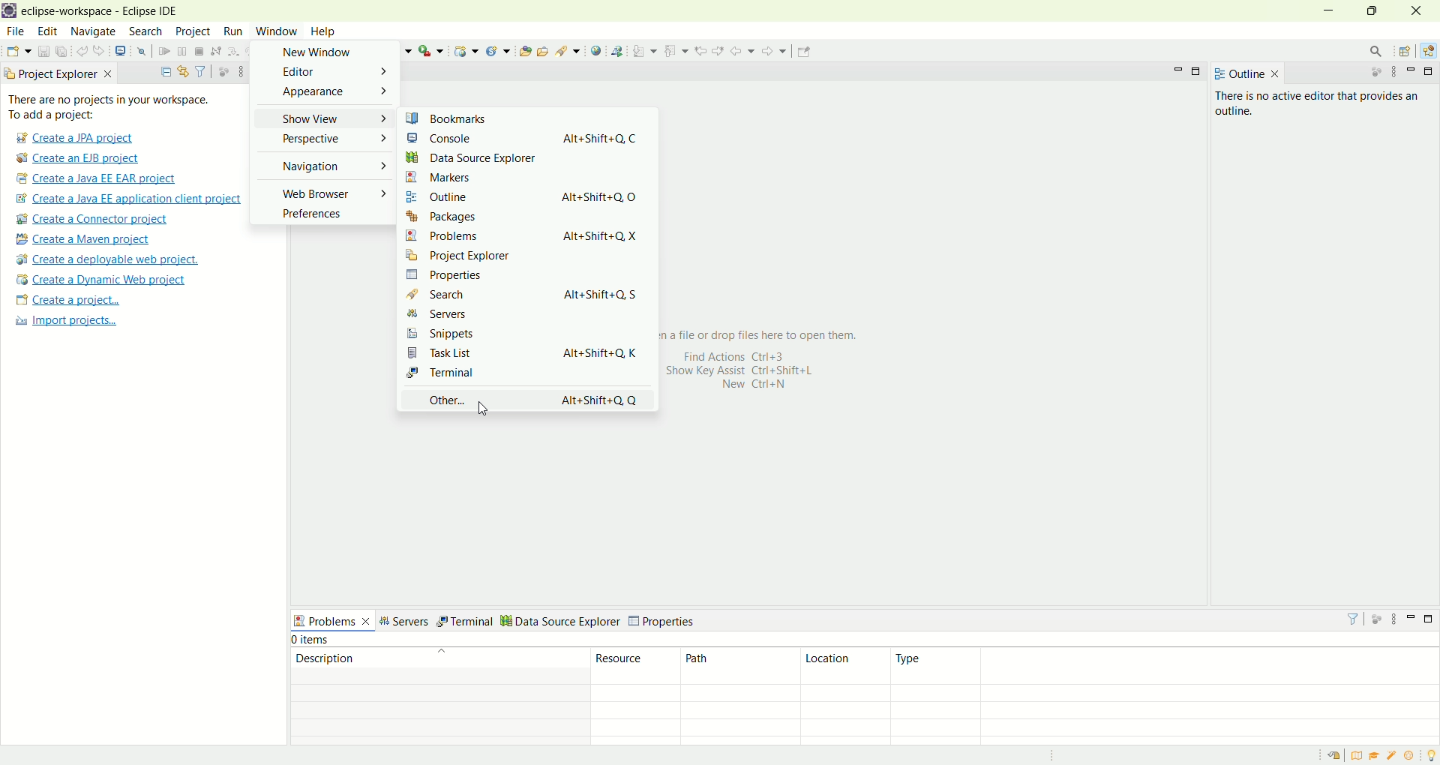 The image size is (1440, 765). What do you see at coordinates (108, 259) in the screenshot?
I see `create a deployable web project` at bounding box center [108, 259].